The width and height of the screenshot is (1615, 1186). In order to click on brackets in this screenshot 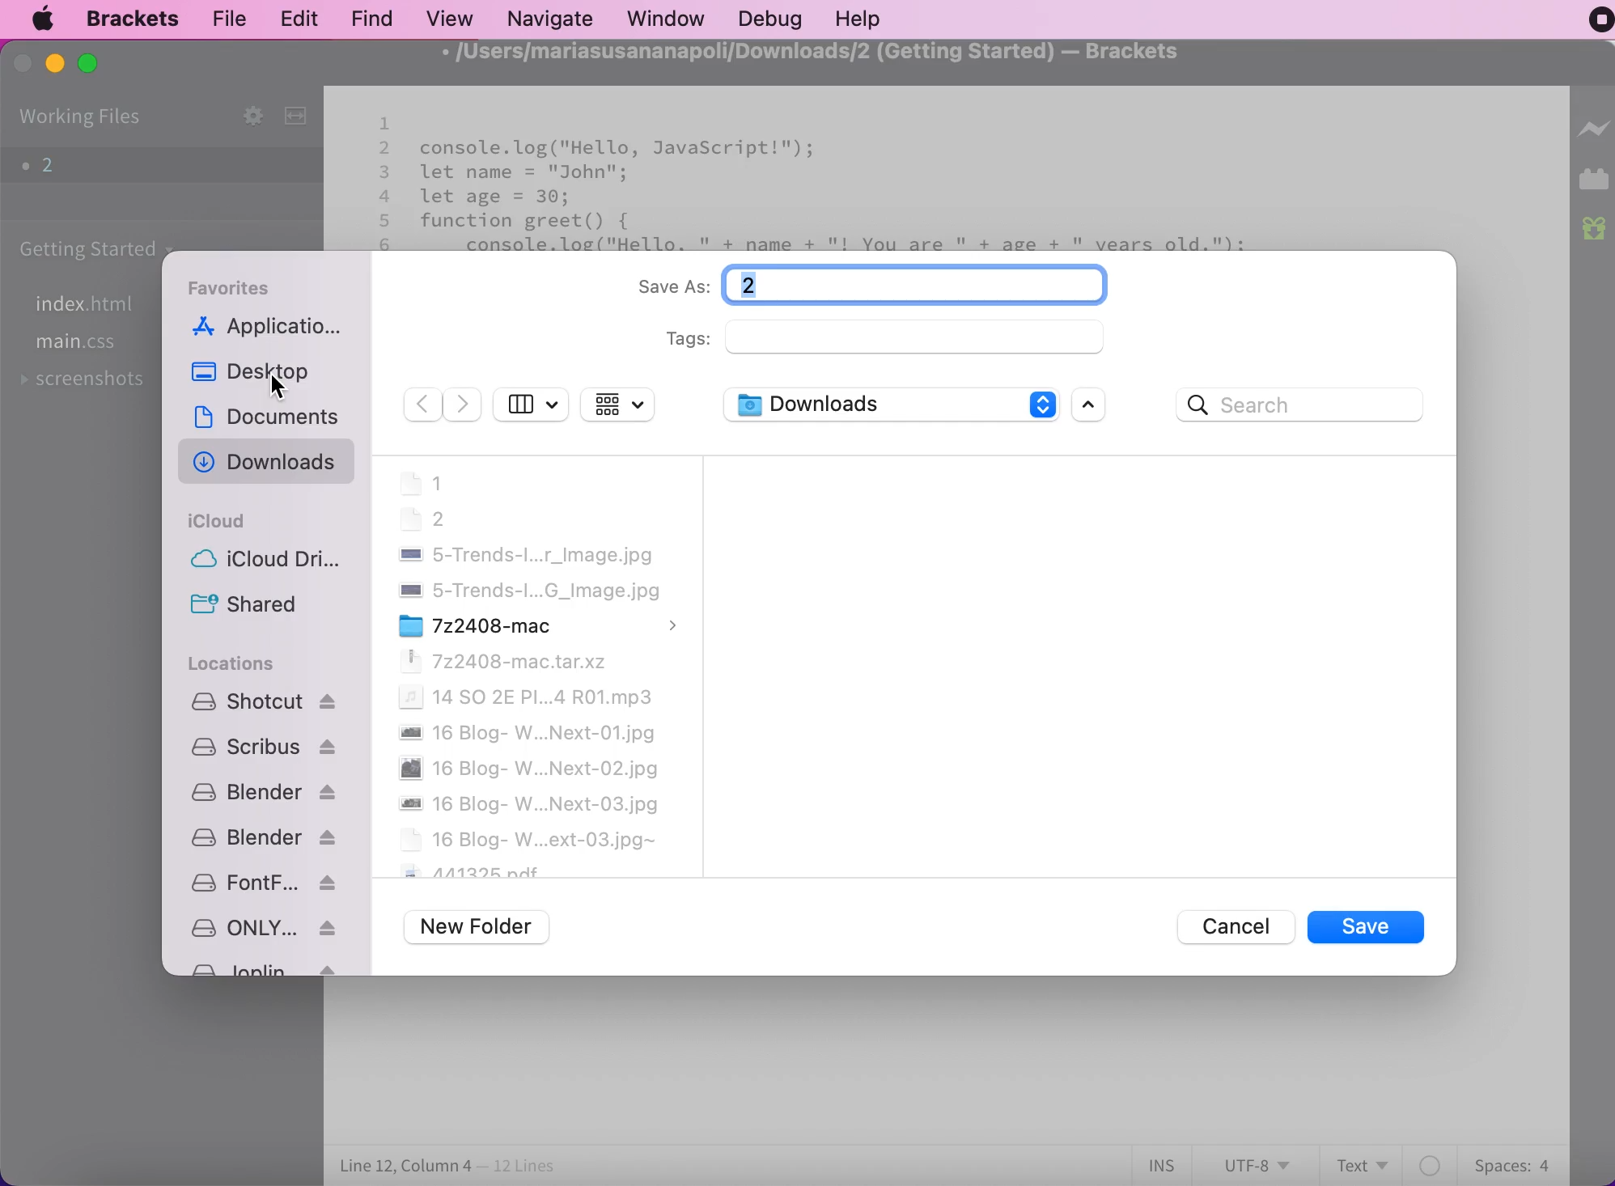, I will do `click(125, 19)`.